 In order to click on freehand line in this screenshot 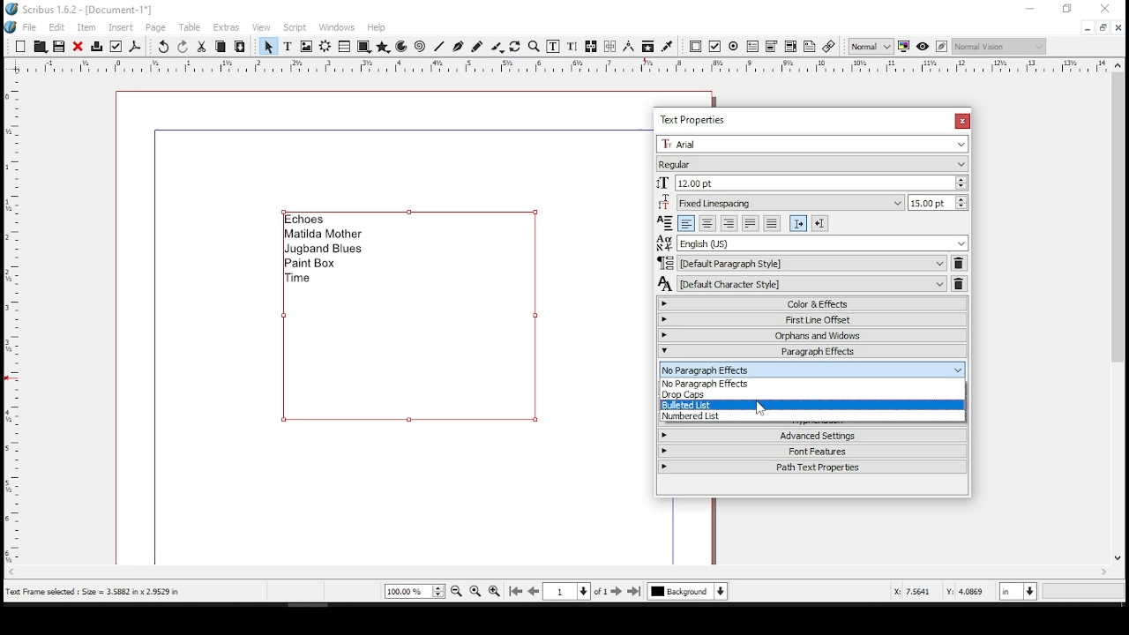, I will do `click(476, 46)`.